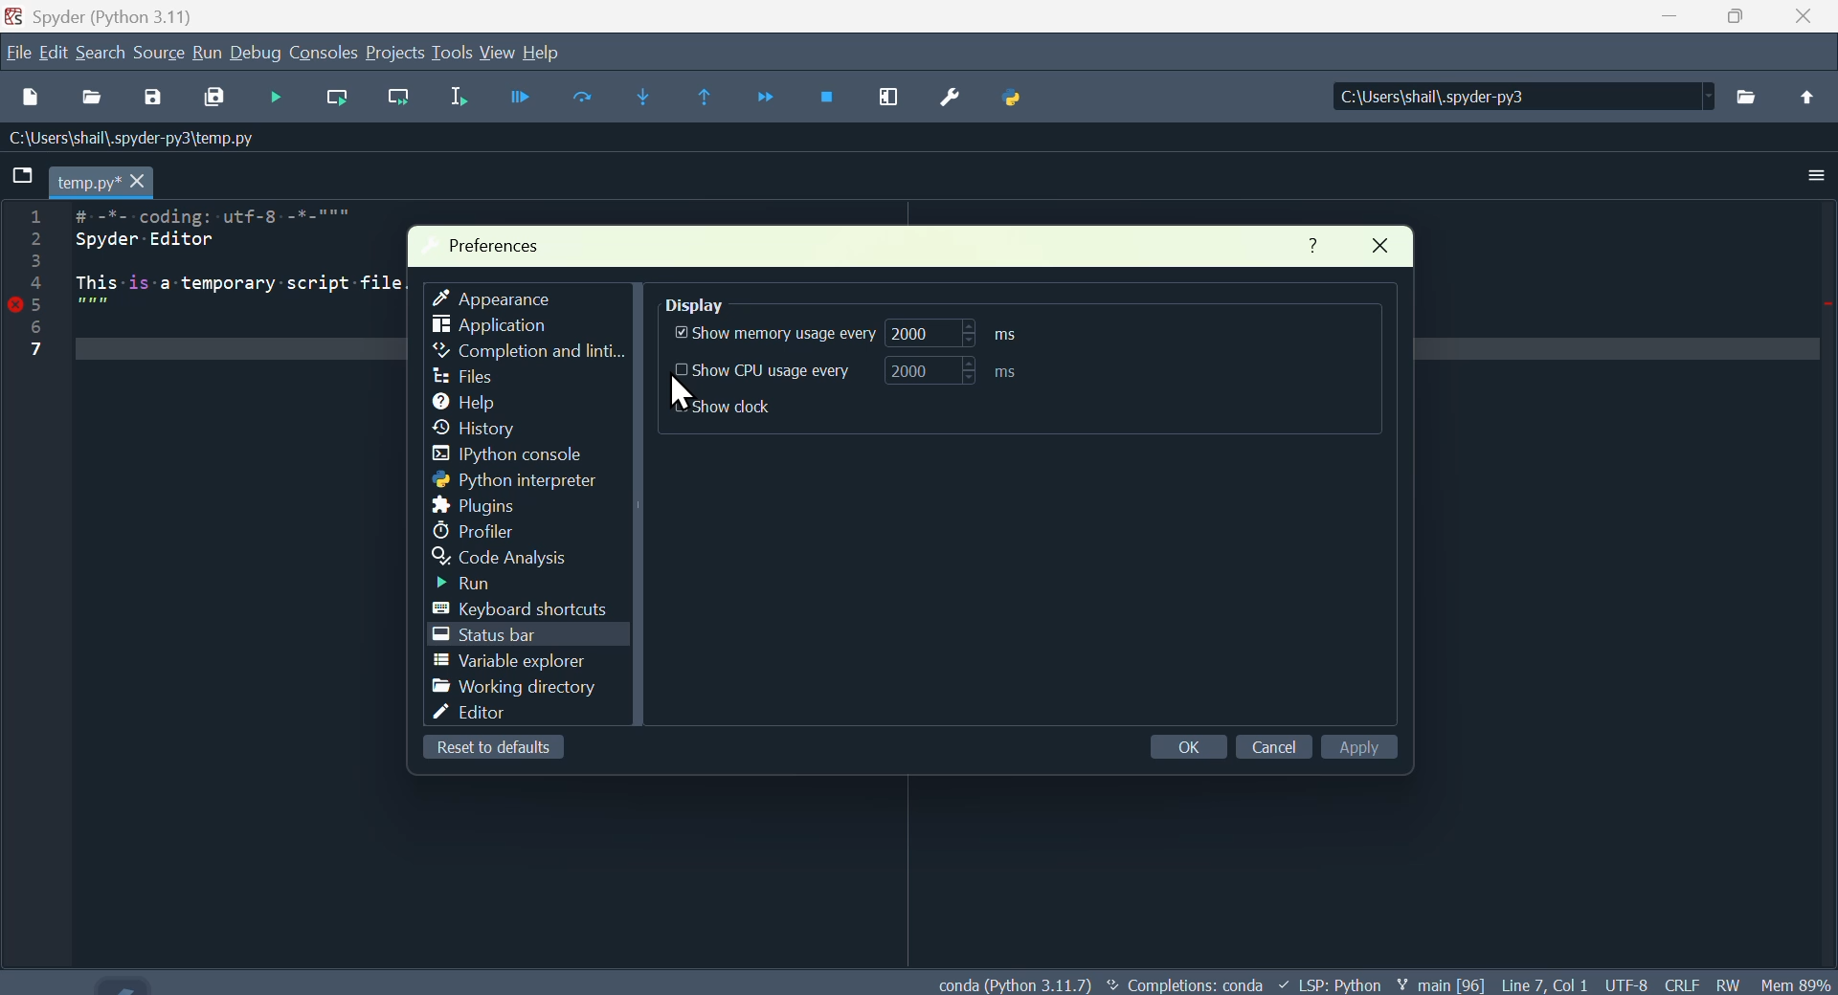 The image size is (1838, 995). What do you see at coordinates (472, 505) in the screenshot?
I see `Plugins` at bounding box center [472, 505].